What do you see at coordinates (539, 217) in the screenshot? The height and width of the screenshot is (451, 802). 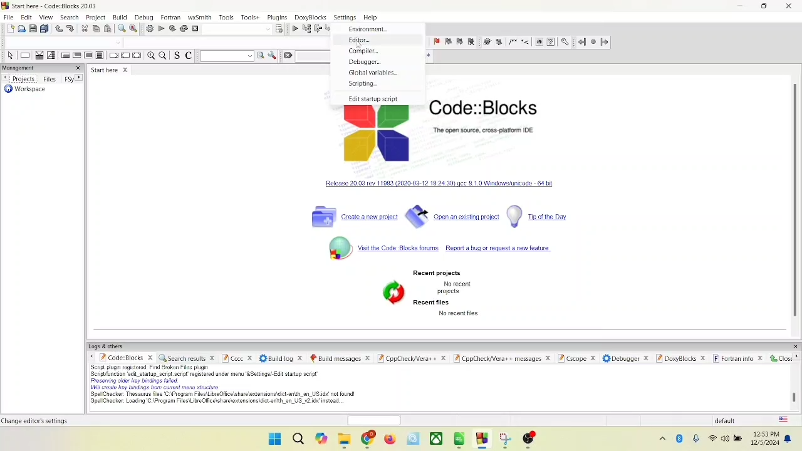 I see `tip of the day` at bounding box center [539, 217].